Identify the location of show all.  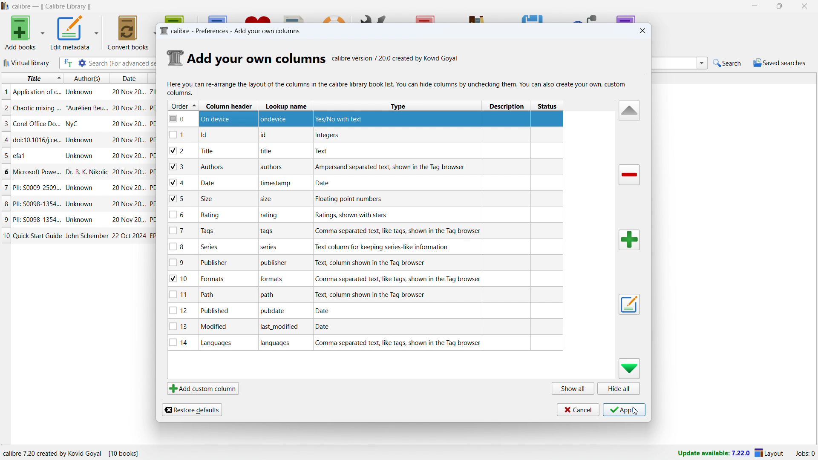
(573, 389).